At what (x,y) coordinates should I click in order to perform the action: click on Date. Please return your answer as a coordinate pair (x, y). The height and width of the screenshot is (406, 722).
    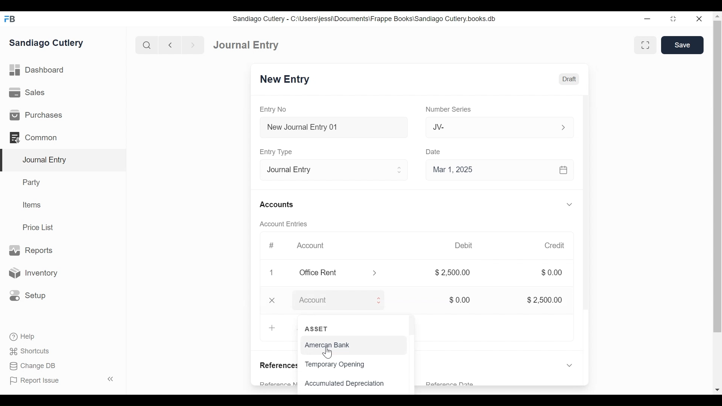
    Looking at the image, I should click on (438, 151).